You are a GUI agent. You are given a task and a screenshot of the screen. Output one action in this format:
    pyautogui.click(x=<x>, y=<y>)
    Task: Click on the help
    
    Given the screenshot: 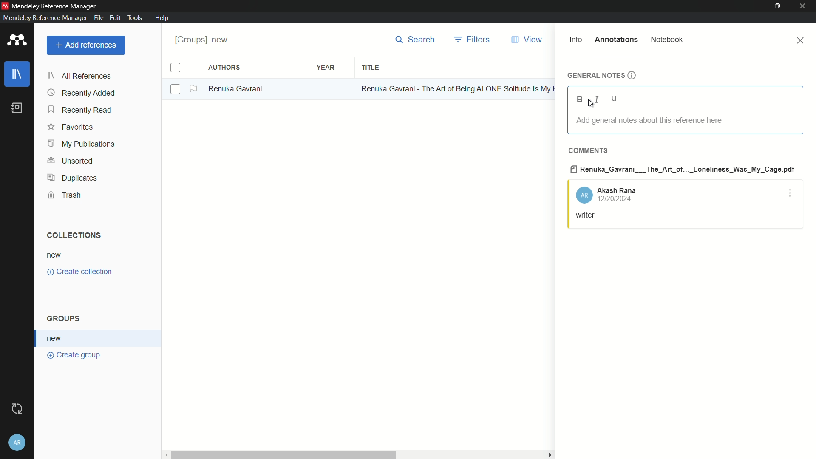 What is the action you would take?
    pyautogui.click(x=162, y=18)
    